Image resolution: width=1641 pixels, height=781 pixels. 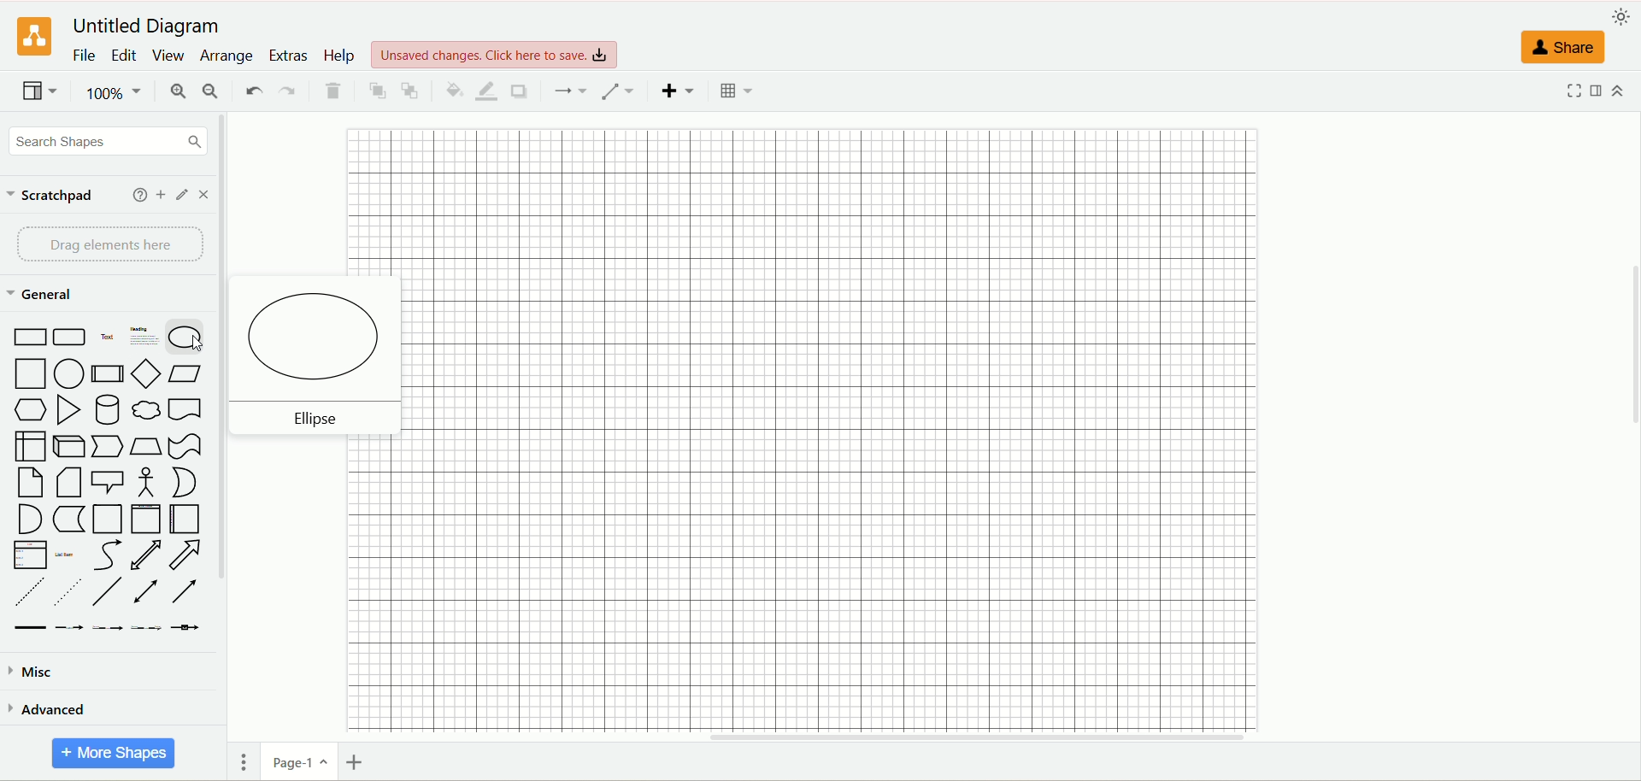 What do you see at coordinates (1621, 92) in the screenshot?
I see `expand/collapse` at bounding box center [1621, 92].